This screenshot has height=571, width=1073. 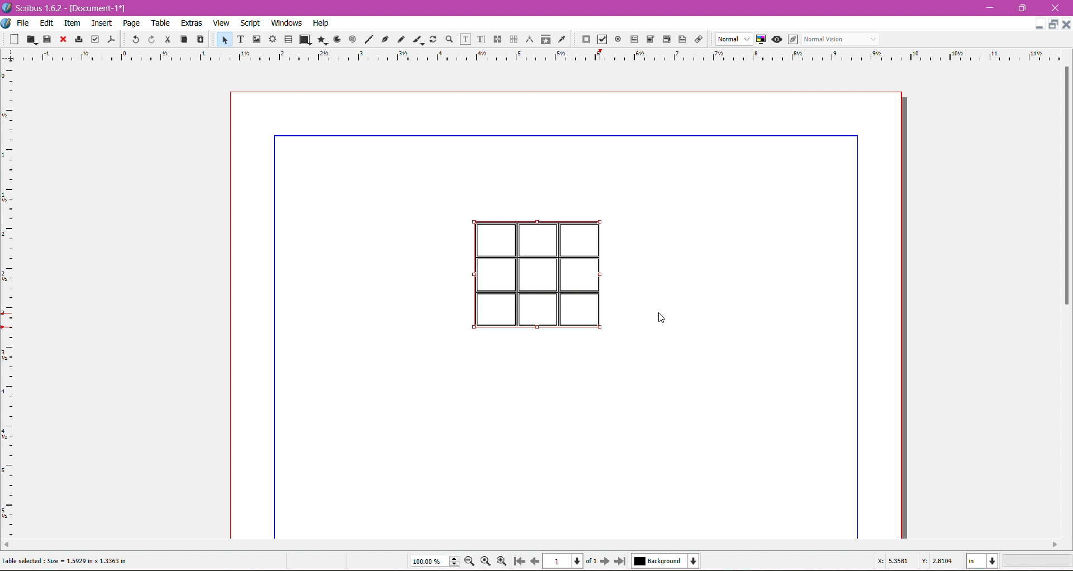 I want to click on Edit, so click(x=48, y=22).